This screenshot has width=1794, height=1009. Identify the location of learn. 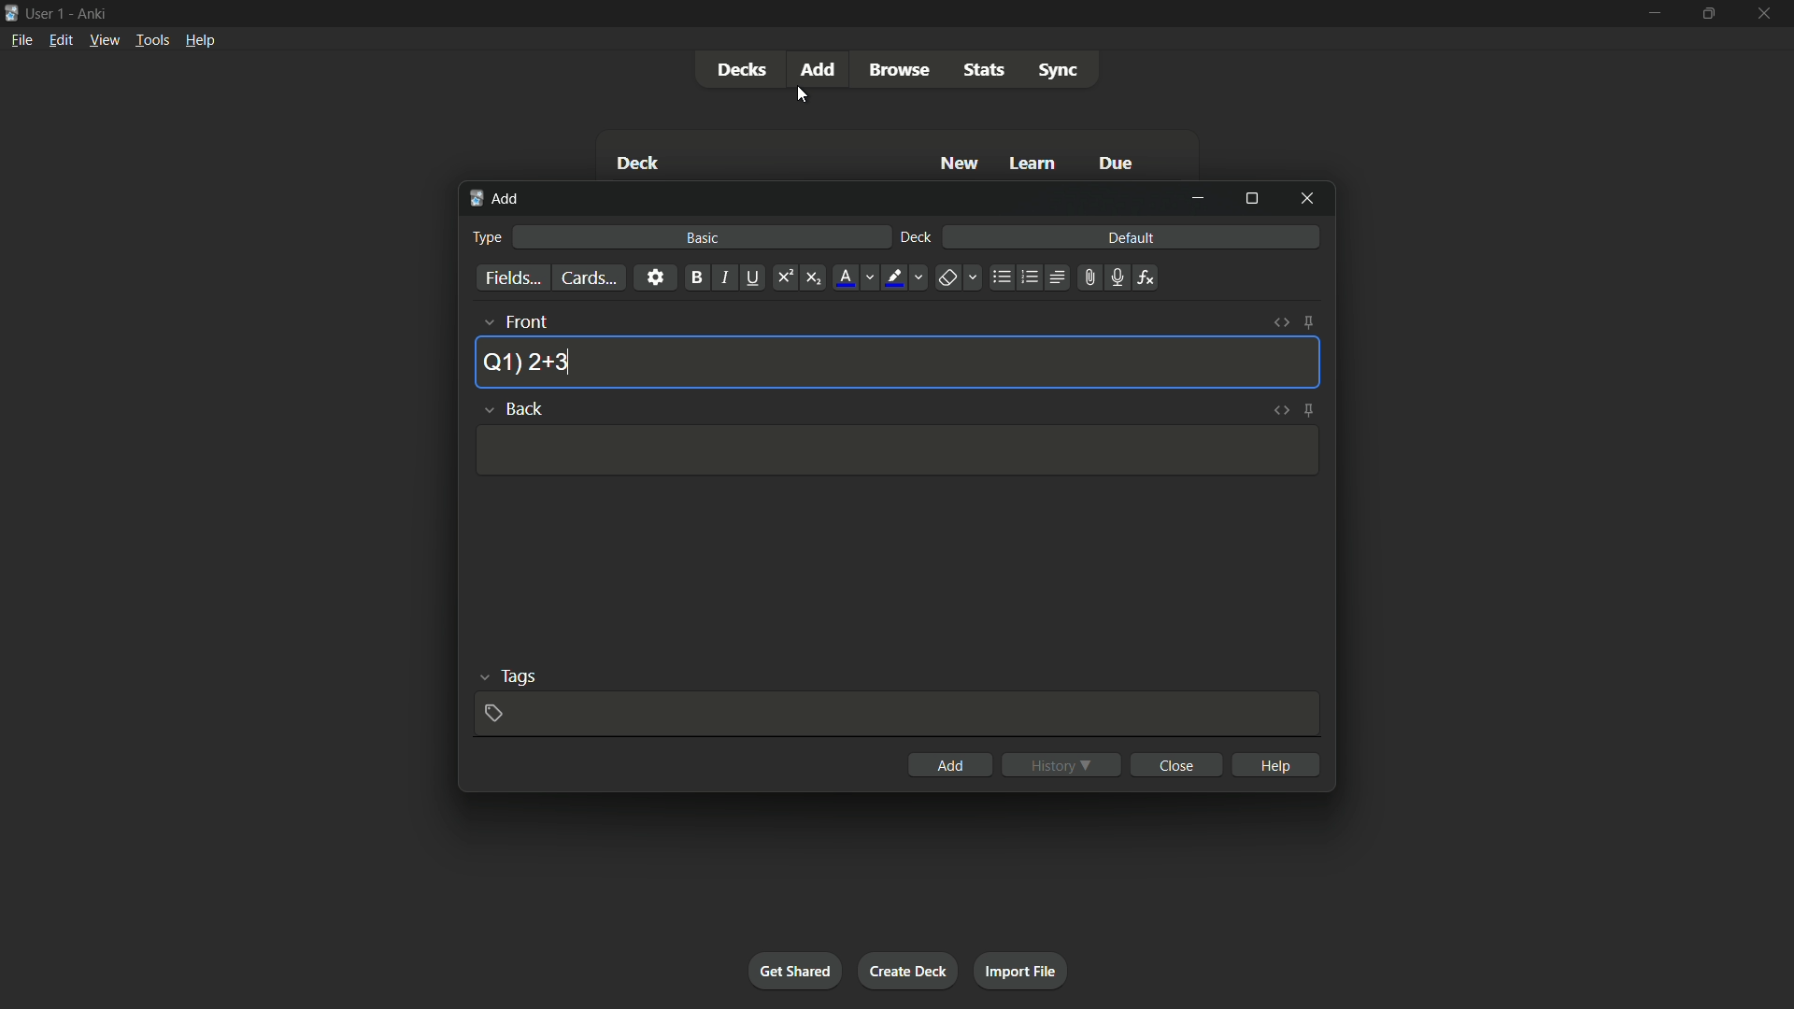
(1032, 164).